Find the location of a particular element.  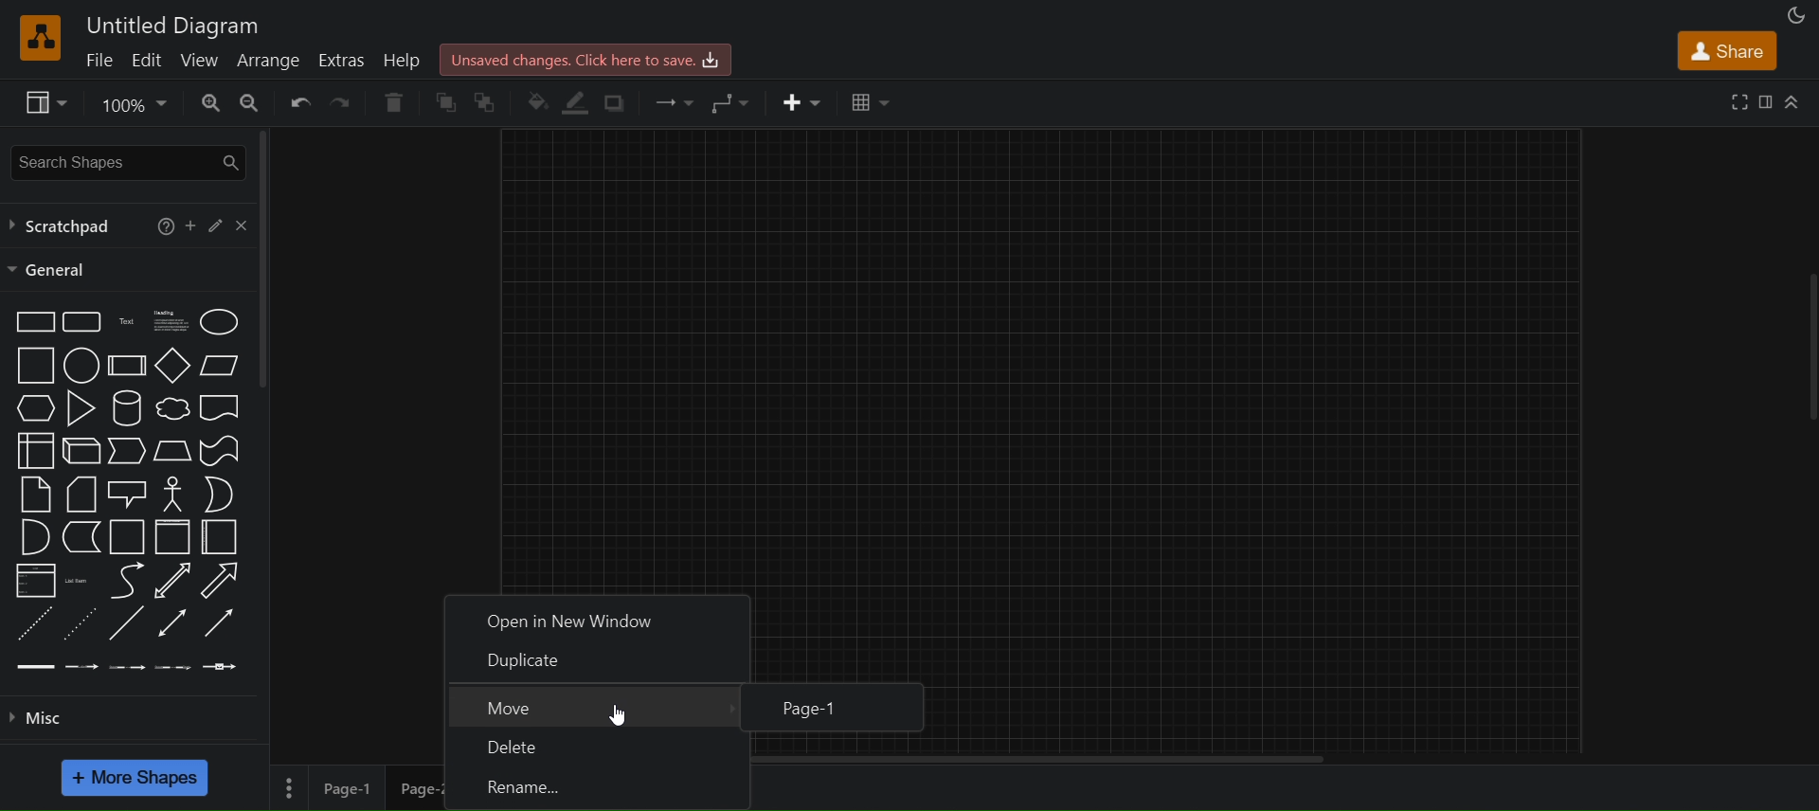

table is located at coordinates (870, 99).